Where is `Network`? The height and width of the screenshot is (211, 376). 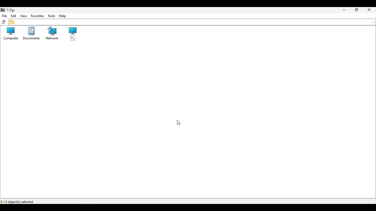 Network is located at coordinates (51, 33).